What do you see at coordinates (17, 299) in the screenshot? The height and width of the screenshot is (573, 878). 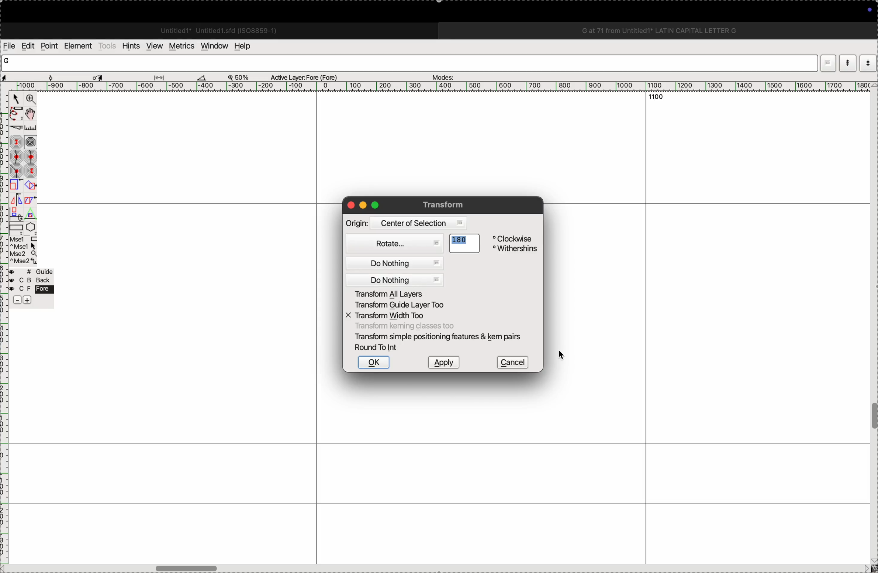 I see `decrease` at bounding box center [17, 299].